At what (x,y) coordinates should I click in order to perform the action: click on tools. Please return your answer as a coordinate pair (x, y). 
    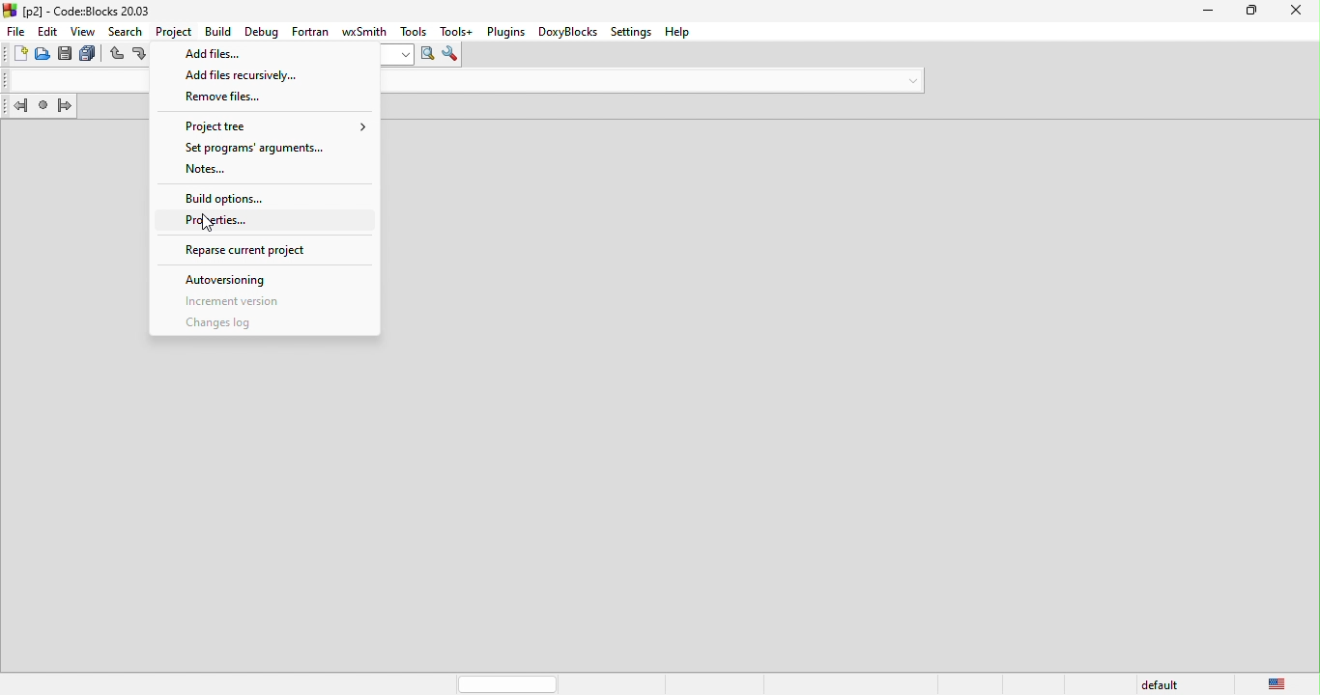
    Looking at the image, I should click on (411, 30).